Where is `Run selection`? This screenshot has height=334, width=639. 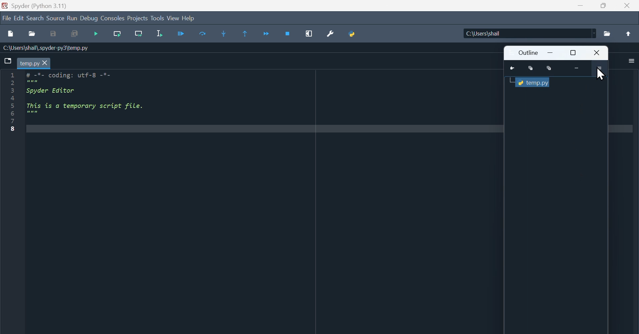
Run selection is located at coordinates (159, 33).